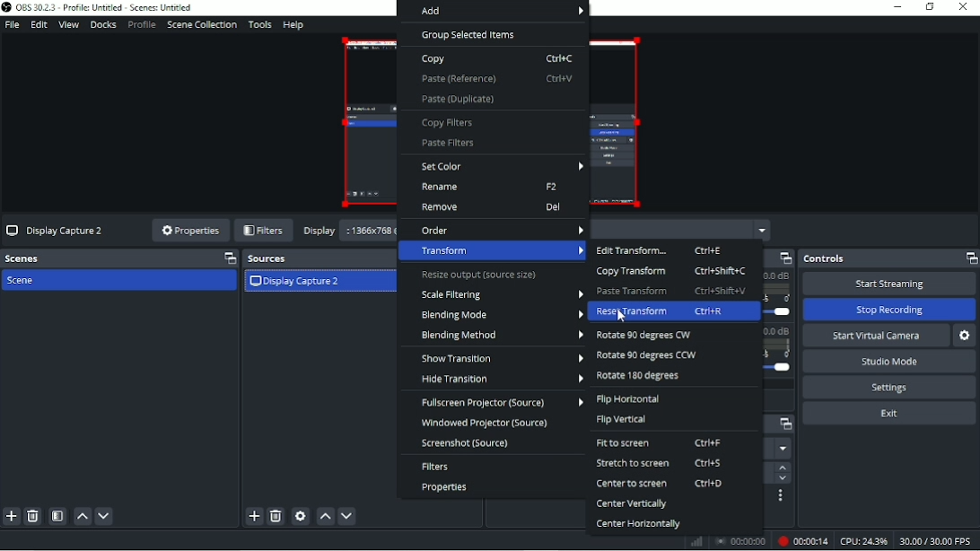 The height and width of the screenshot is (551, 980). Describe the element at coordinates (646, 356) in the screenshot. I see `Rotate 90 degress CCW` at that location.